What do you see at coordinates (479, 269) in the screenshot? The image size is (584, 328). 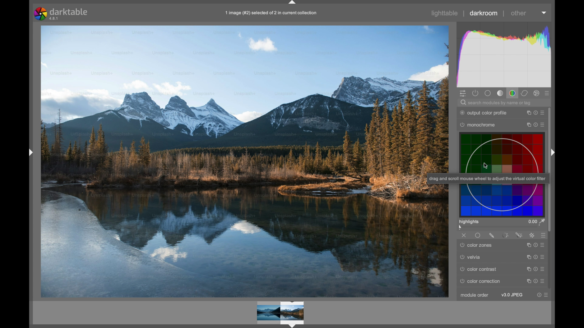 I see `color contrast` at bounding box center [479, 269].